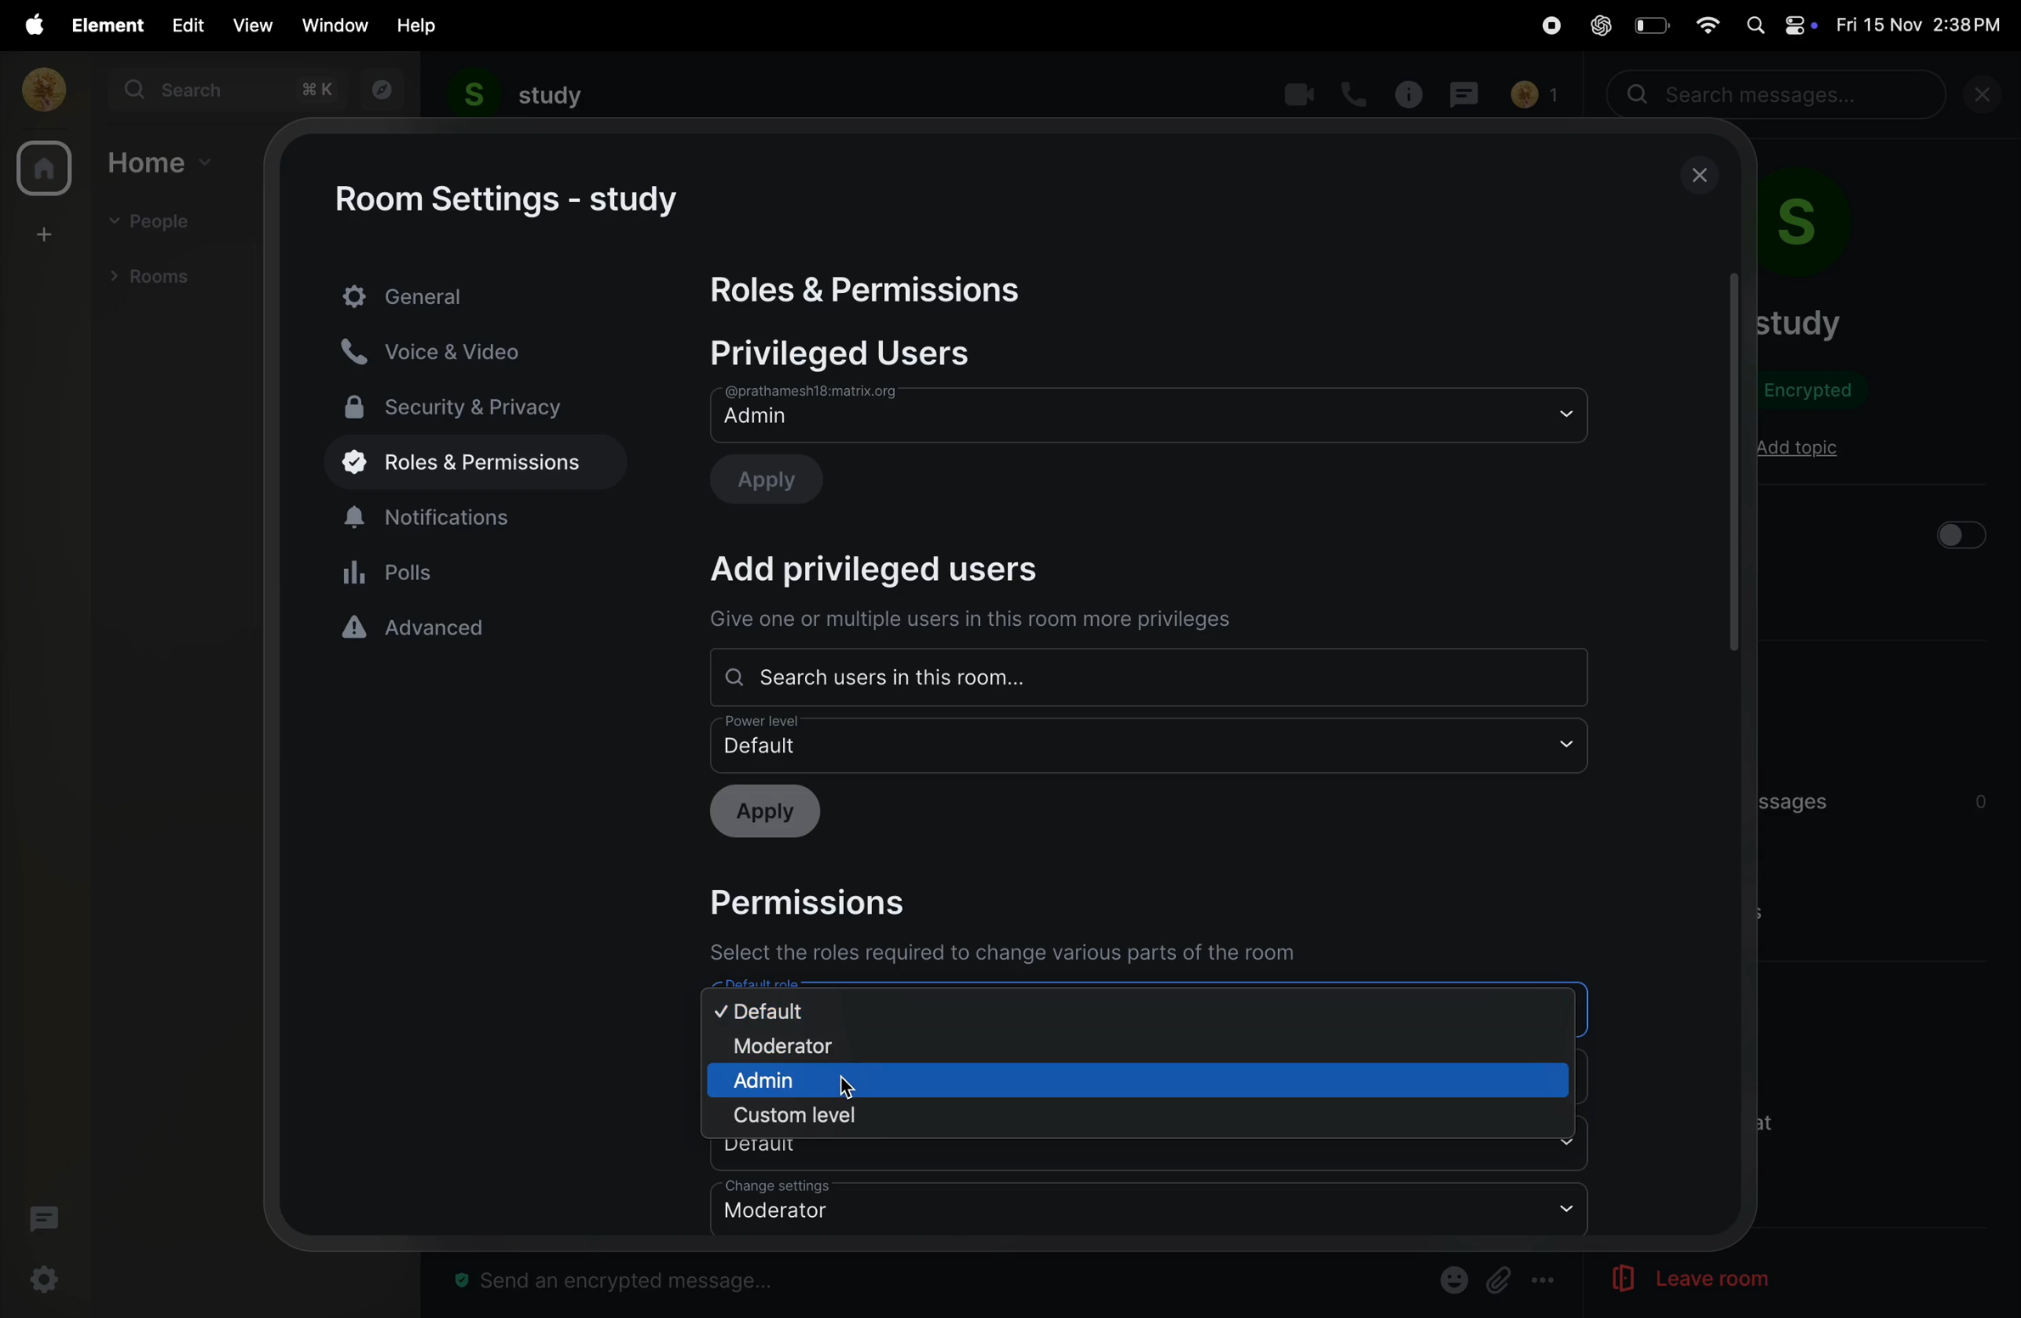 The height and width of the screenshot is (1318, 2021). Describe the element at coordinates (1534, 95) in the screenshot. I see `no of people` at that location.